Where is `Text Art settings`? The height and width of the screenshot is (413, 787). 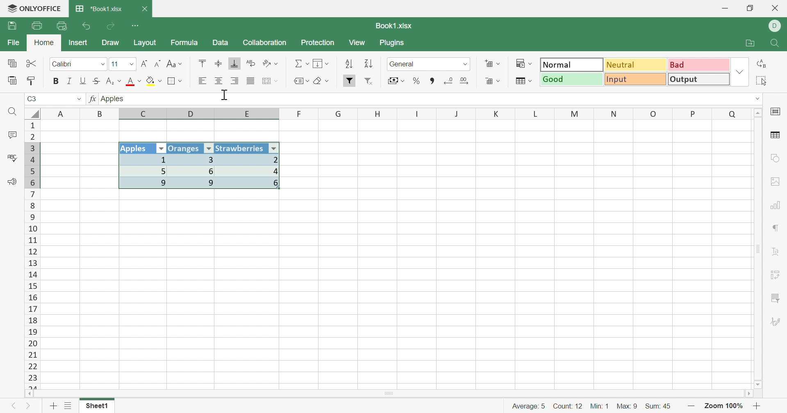
Text Art settings is located at coordinates (778, 252).